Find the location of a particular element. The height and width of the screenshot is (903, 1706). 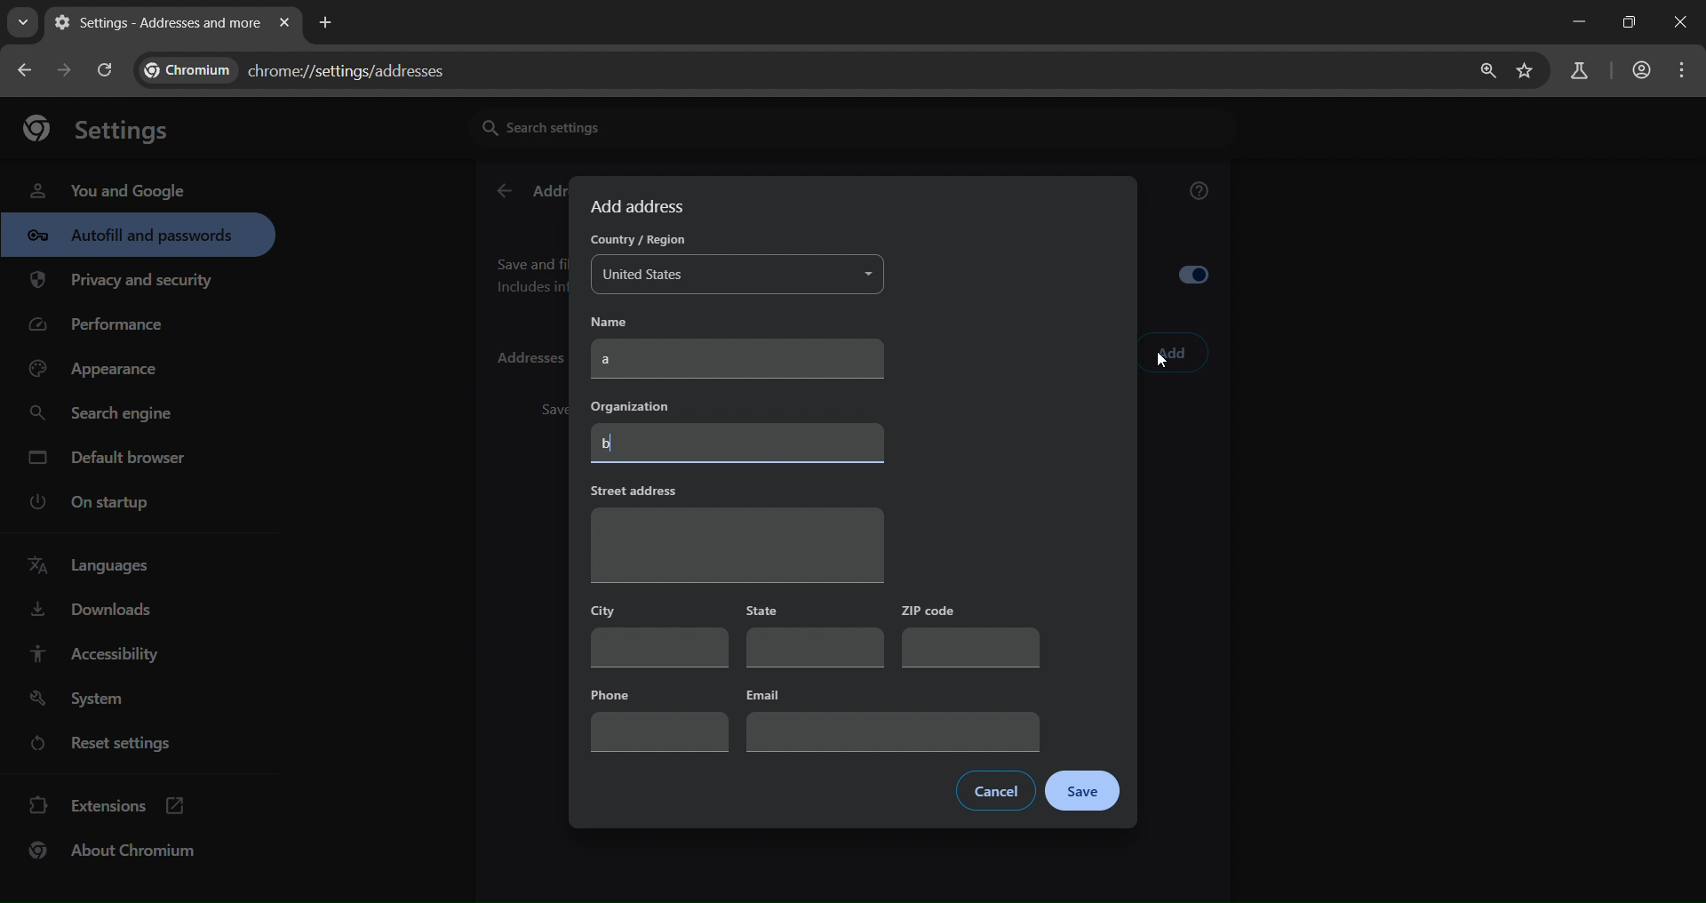

get help is located at coordinates (1200, 194).